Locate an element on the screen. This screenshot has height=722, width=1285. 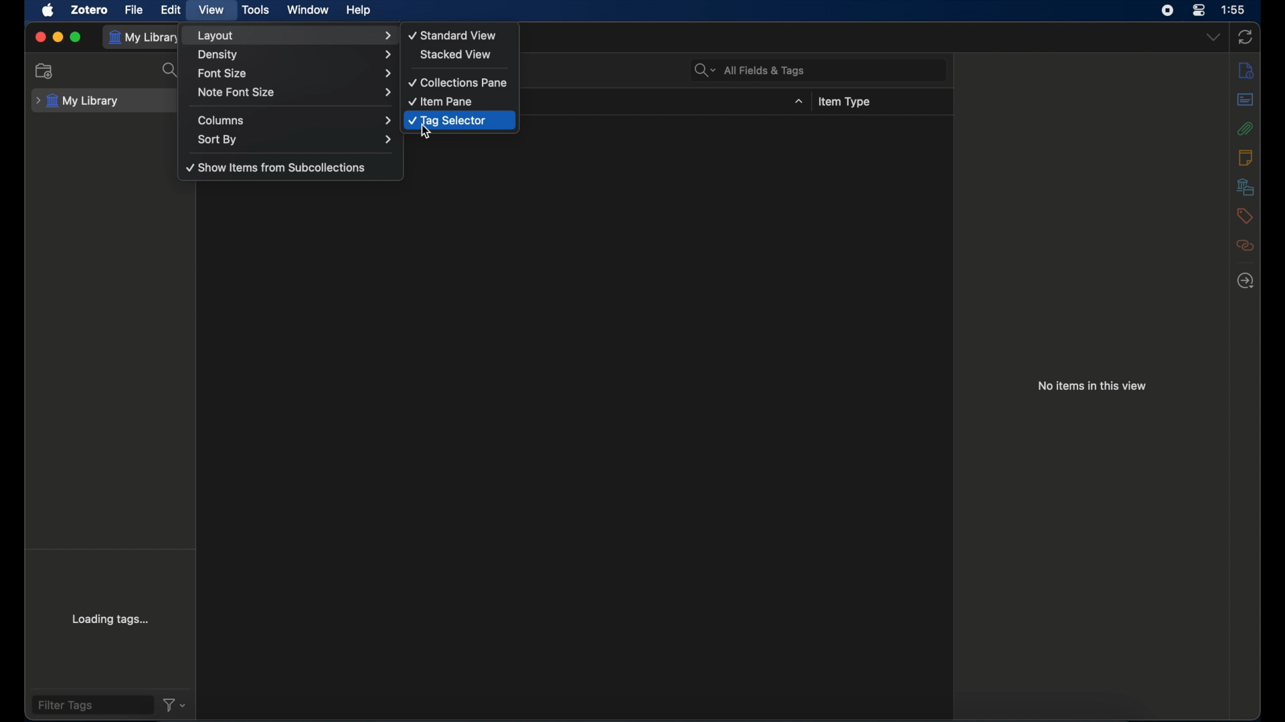
dropdown is located at coordinates (1213, 38).